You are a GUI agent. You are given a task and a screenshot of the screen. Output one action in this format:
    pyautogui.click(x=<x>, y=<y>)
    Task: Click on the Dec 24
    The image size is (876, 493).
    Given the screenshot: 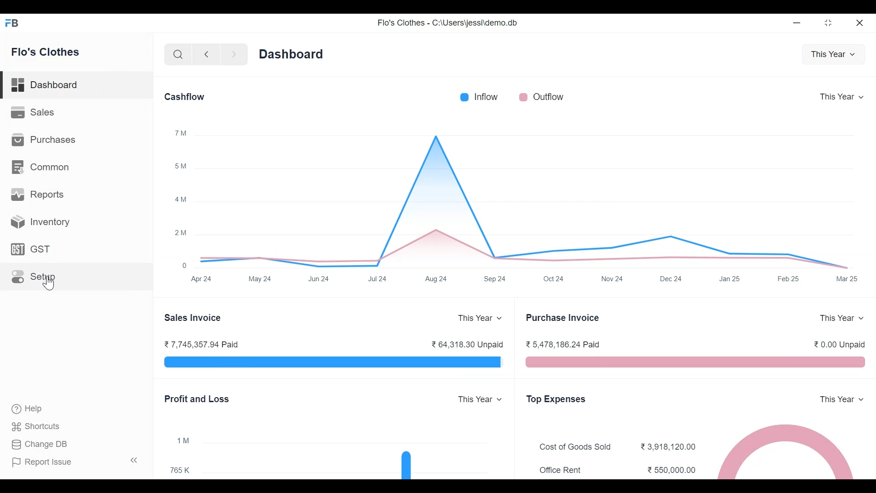 What is the action you would take?
    pyautogui.click(x=675, y=279)
    